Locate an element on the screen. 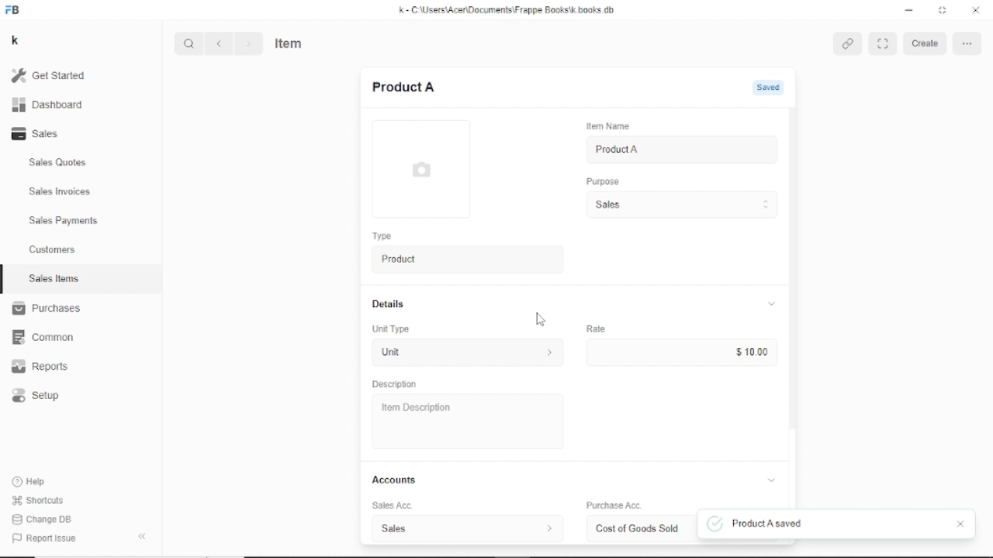  Sales Quotes is located at coordinates (59, 163).